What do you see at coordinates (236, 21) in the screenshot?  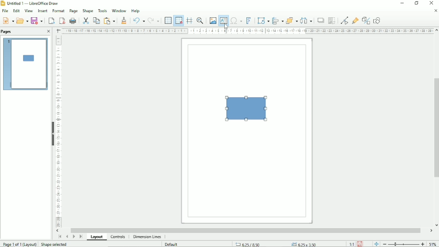 I see `Insert special characters` at bounding box center [236, 21].